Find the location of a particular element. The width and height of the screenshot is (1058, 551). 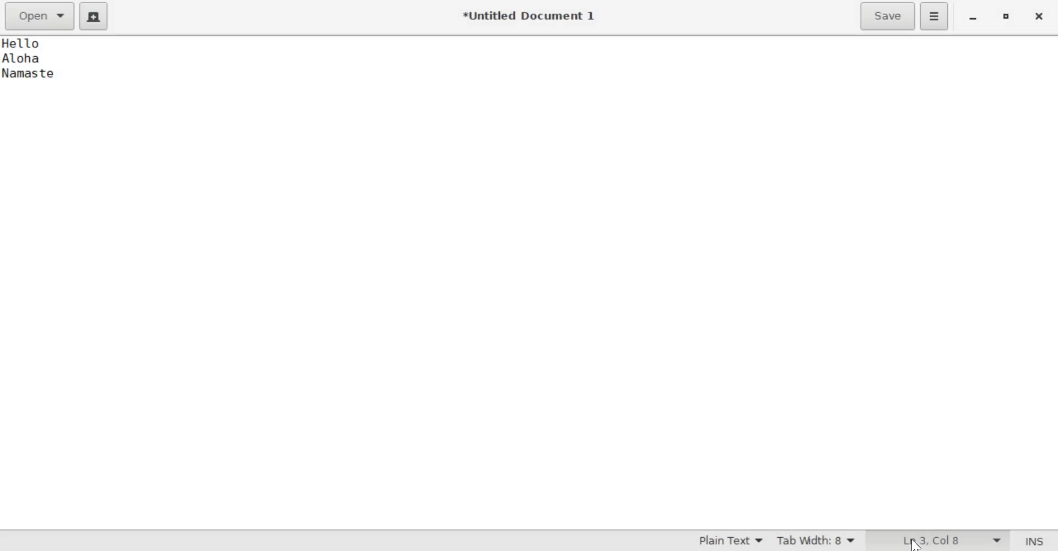

Tab Width is located at coordinates (818, 541).